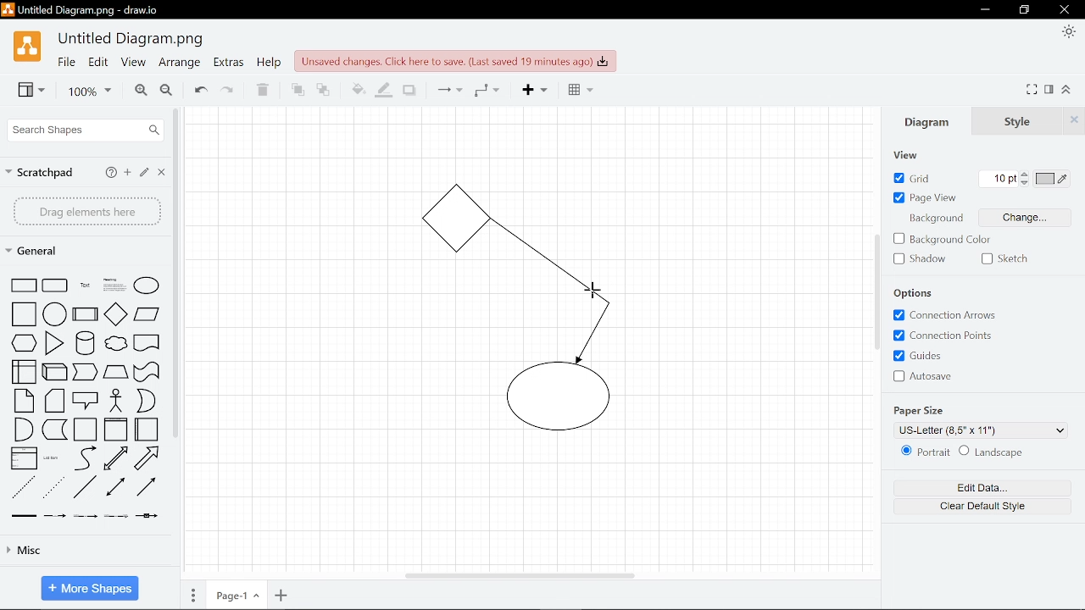 The width and height of the screenshot is (1085, 610). I want to click on Waypoints, so click(487, 91).